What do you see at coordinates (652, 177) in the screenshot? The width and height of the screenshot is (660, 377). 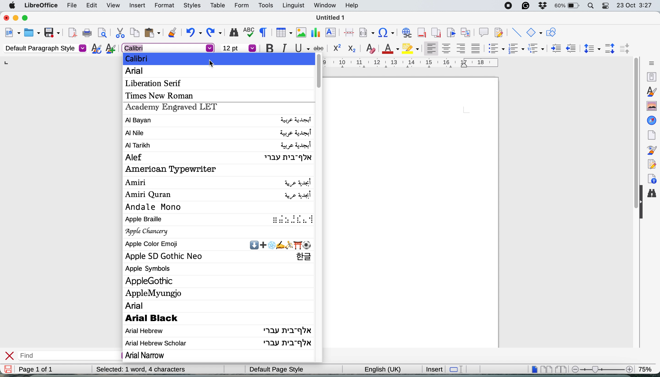 I see `accessibility checks` at bounding box center [652, 177].